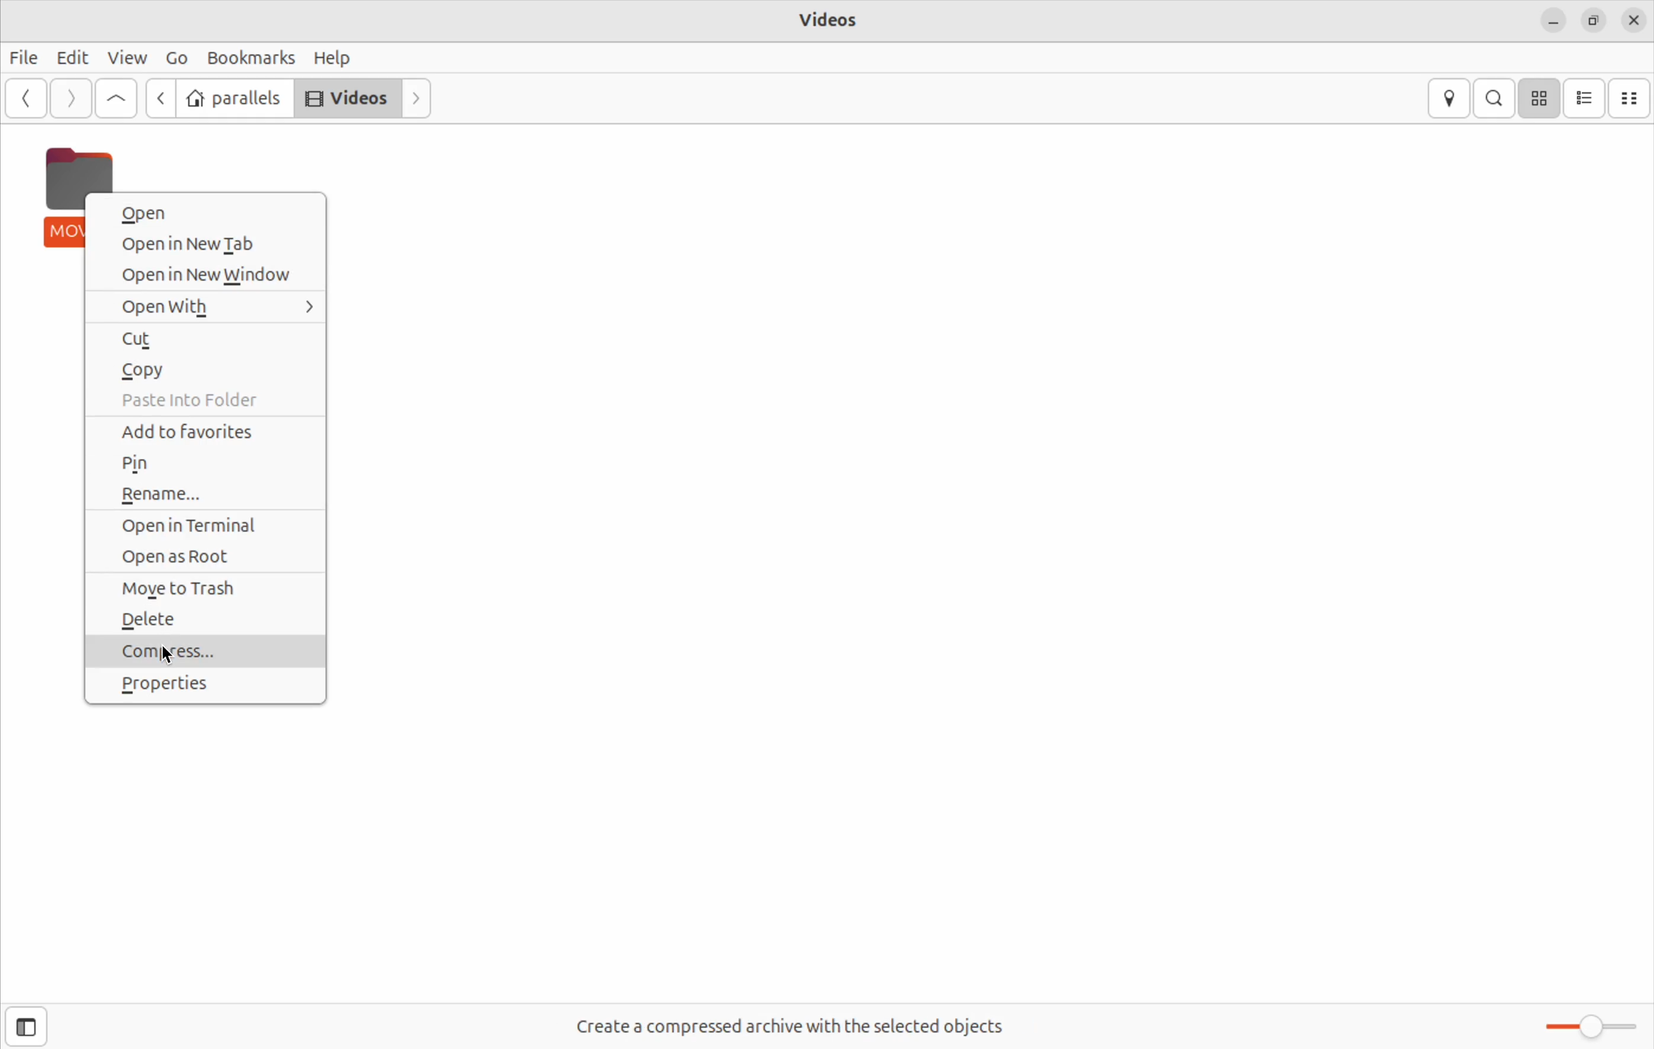 The height and width of the screenshot is (1049, 1654). What do you see at coordinates (1539, 100) in the screenshot?
I see `icon view` at bounding box center [1539, 100].